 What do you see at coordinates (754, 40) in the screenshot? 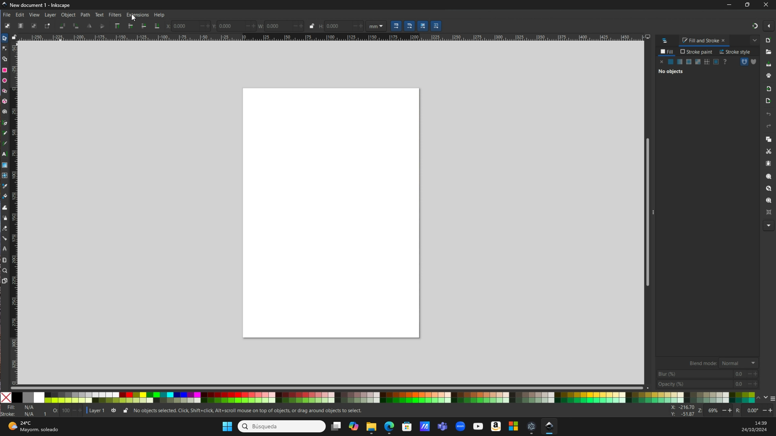
I see `Dropdown` at bounding box center [754, 40].